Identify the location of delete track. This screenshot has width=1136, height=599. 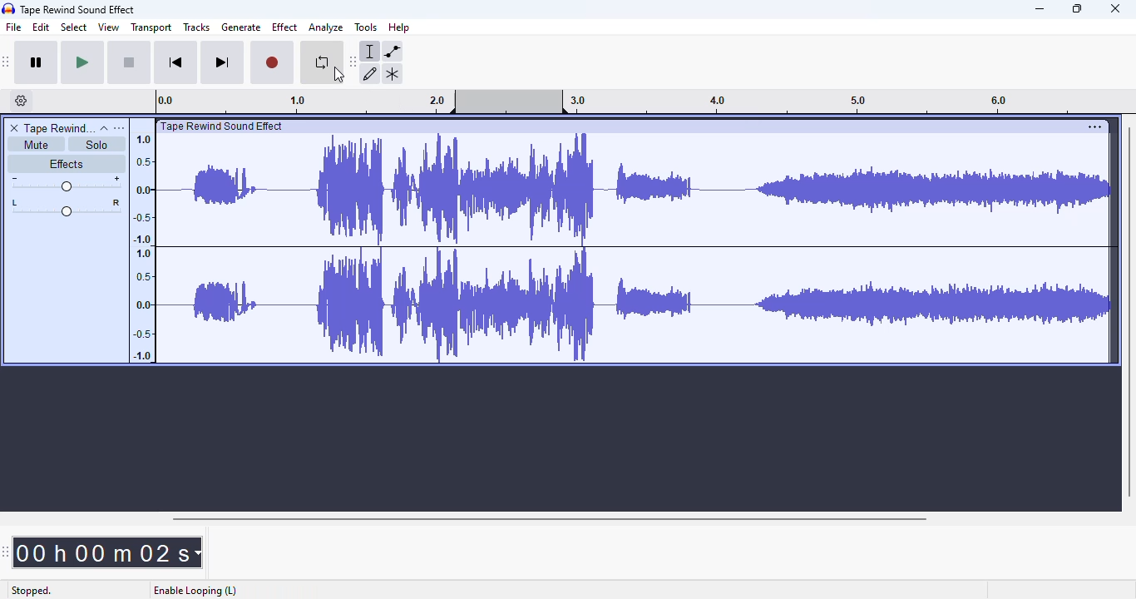
(14, 127).